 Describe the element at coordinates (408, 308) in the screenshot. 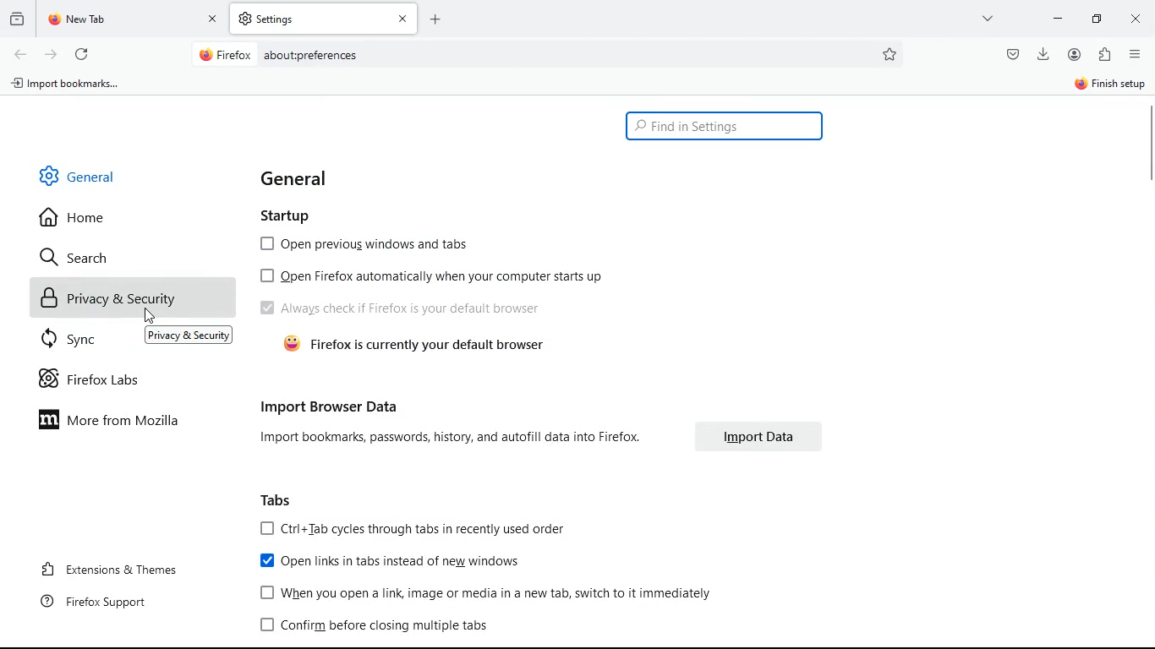

I see `Always check if Firefox is your default browser ` at that location.